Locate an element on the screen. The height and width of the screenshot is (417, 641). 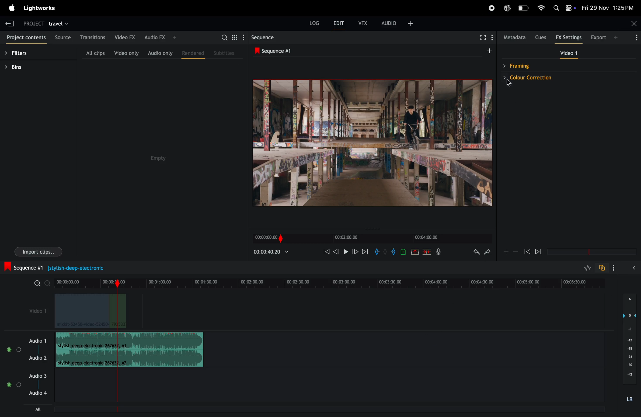
time frame is located at coordinates (590, 252).